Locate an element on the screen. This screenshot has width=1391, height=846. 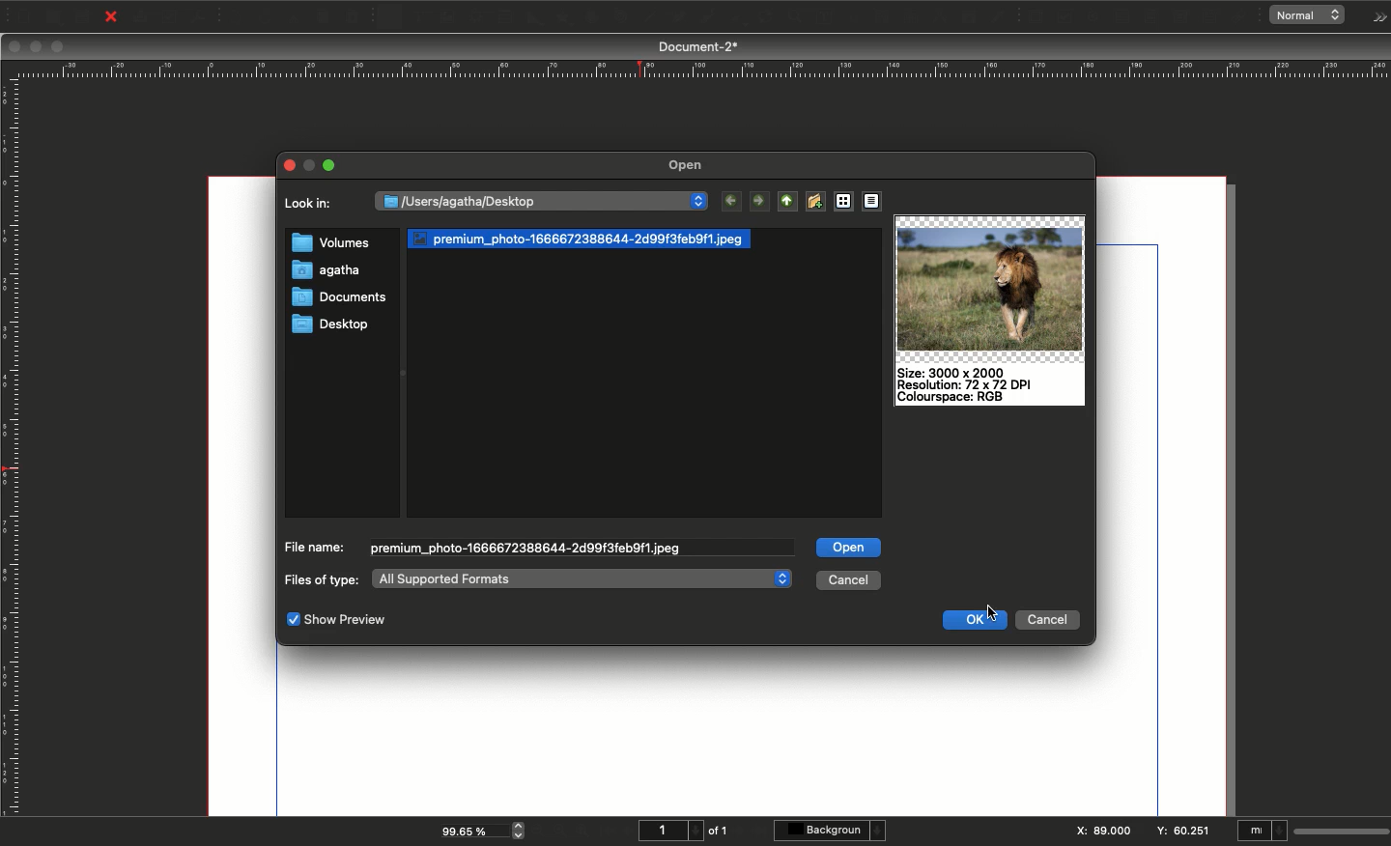
Measurements is located at coordinates (935, 17).